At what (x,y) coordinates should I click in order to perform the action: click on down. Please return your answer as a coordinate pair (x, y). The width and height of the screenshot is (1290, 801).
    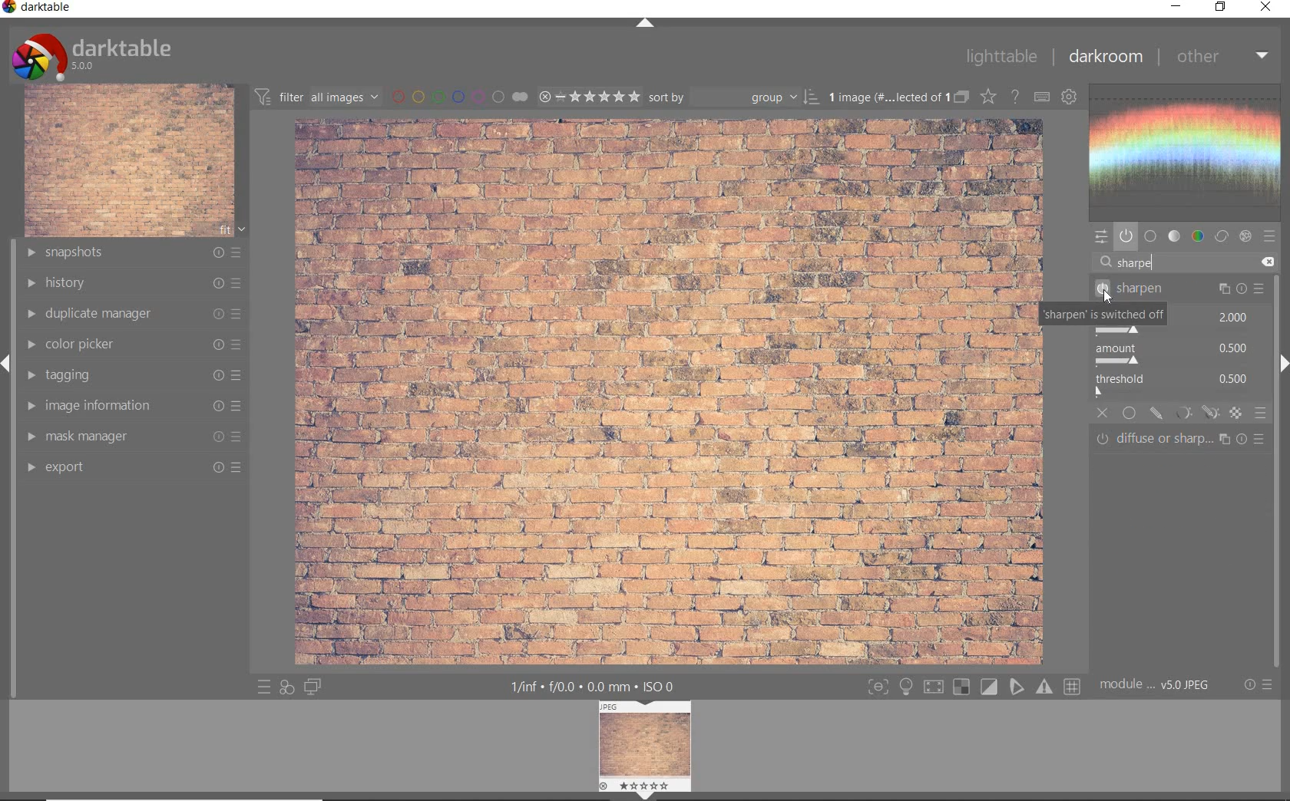
    Looking at the image, I should click on (644, 796).